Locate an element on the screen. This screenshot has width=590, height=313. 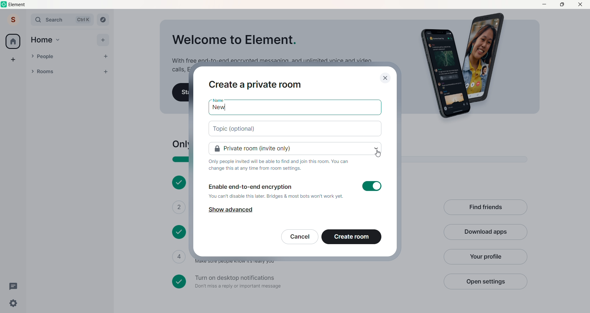
Welcome to Element.
With free end-to-end encrypted messaging, and unlimited voice and video
calls, Element is a great way to stay in touch. is located at coordinates (271, 47).